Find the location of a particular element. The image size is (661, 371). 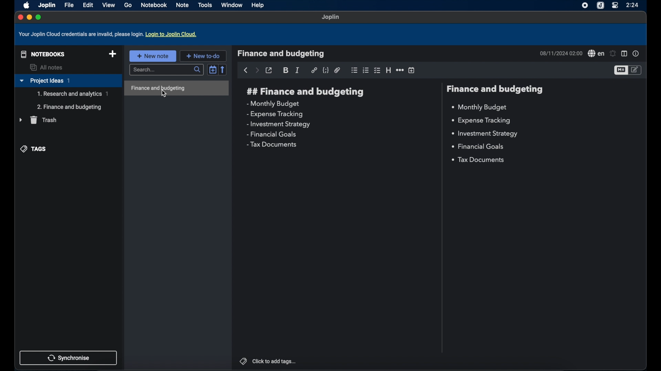

monthly budget is located at coordinates (272, 104).